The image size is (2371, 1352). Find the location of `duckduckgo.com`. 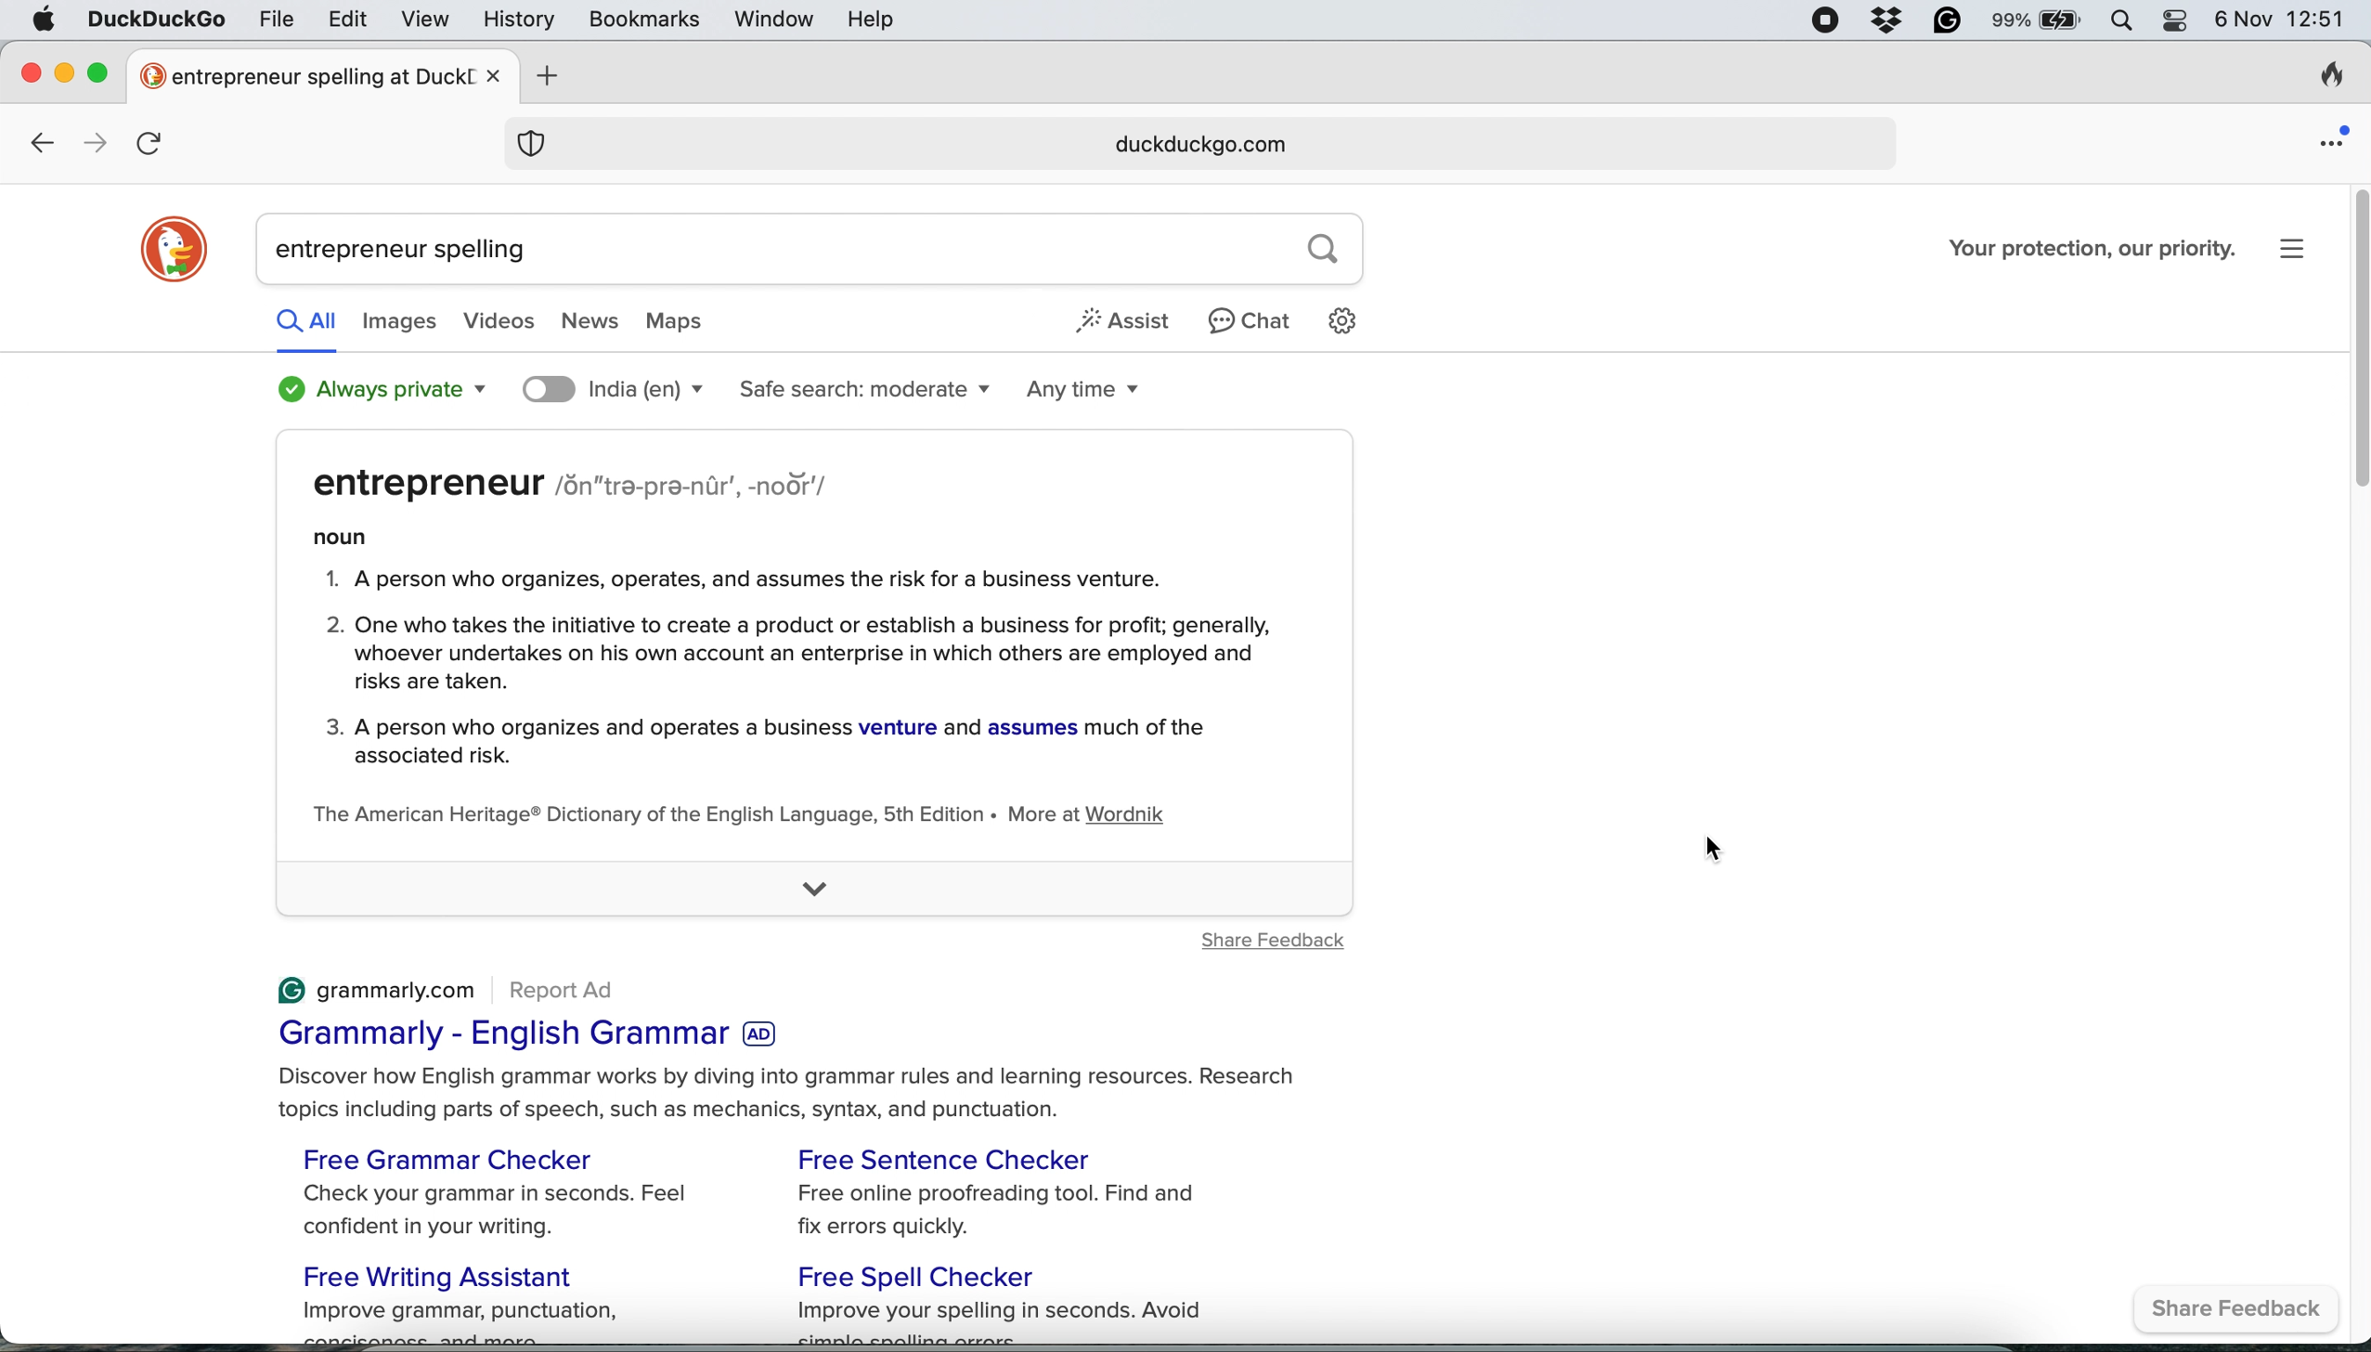

duckduckgo.com is located at coordinates (1204, 142).